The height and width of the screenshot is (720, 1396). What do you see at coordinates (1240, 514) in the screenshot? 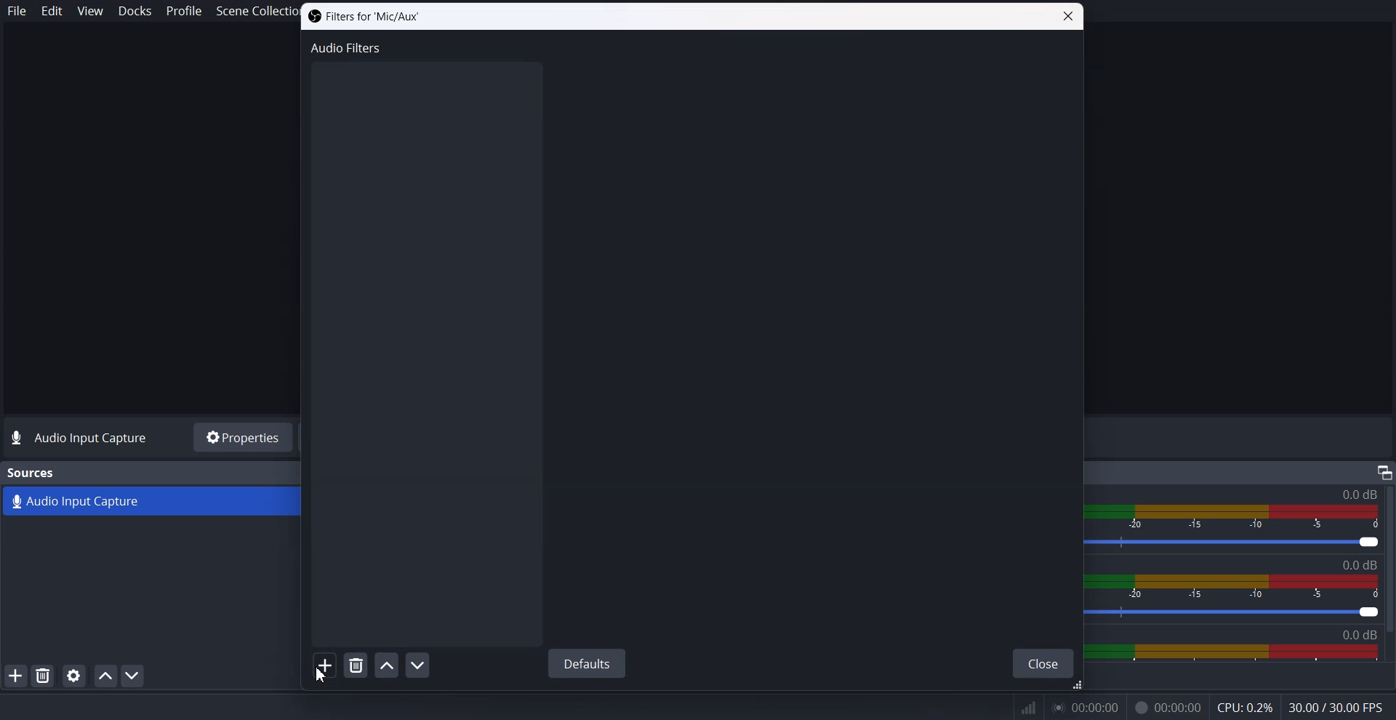
I see `Volume Indicator` at bounding box center [1240, 514].